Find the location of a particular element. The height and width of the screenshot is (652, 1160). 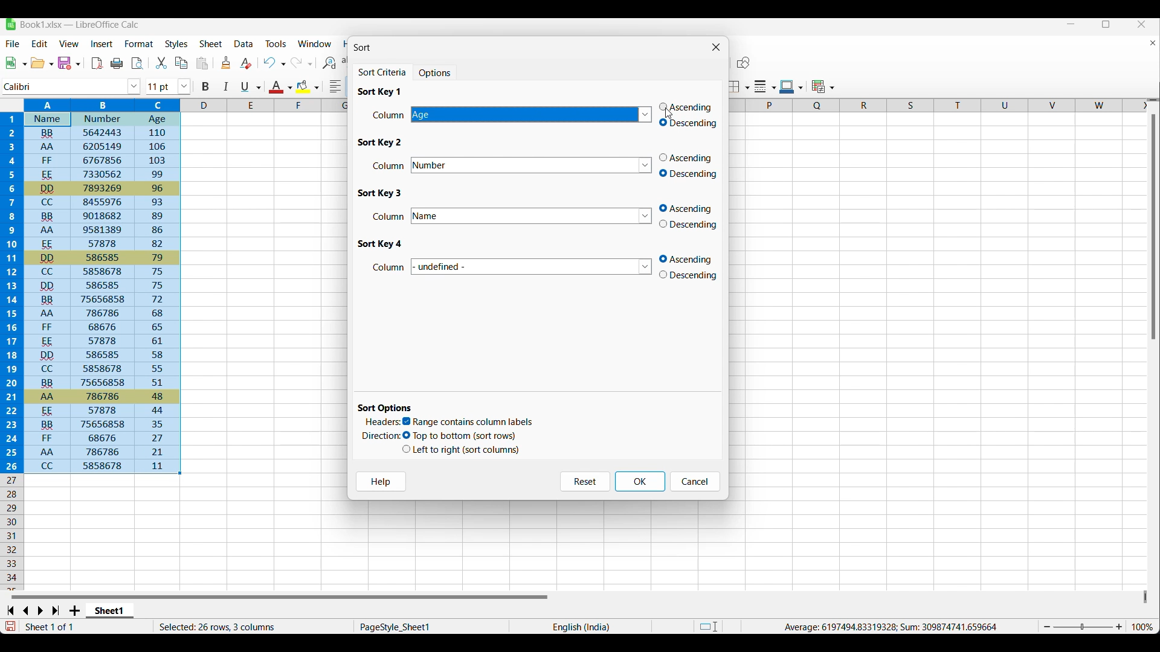

Quick slide is located at coordinates (1145, 597).